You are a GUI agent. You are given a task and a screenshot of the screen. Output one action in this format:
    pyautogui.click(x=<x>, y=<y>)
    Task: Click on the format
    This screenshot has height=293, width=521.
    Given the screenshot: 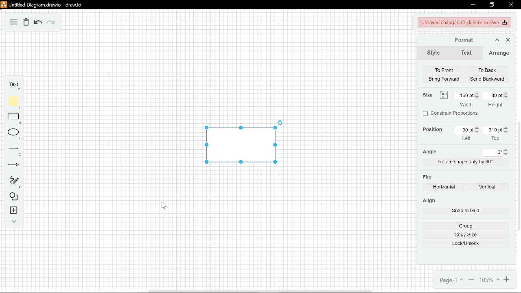 What is the action you would take?
    pyautogui.click(x=461, y=41)
    